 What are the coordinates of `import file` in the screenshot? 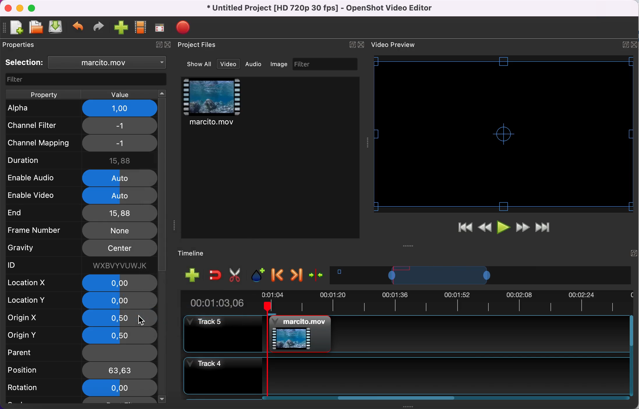 It's located at (121, 28).